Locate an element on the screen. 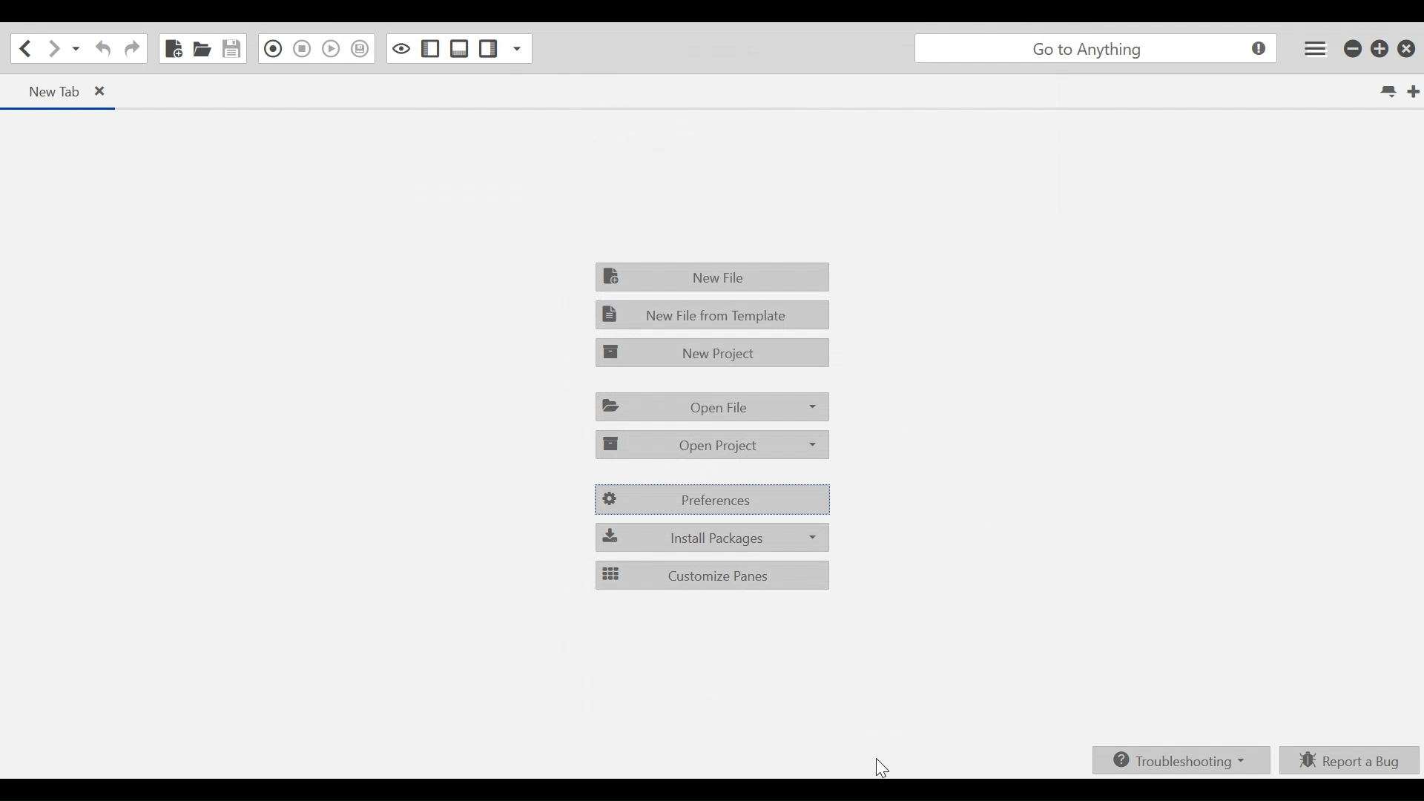 Image resolution: width=1424 pixels, height=801 pixels. Close is located at coordinates (1408, 49).